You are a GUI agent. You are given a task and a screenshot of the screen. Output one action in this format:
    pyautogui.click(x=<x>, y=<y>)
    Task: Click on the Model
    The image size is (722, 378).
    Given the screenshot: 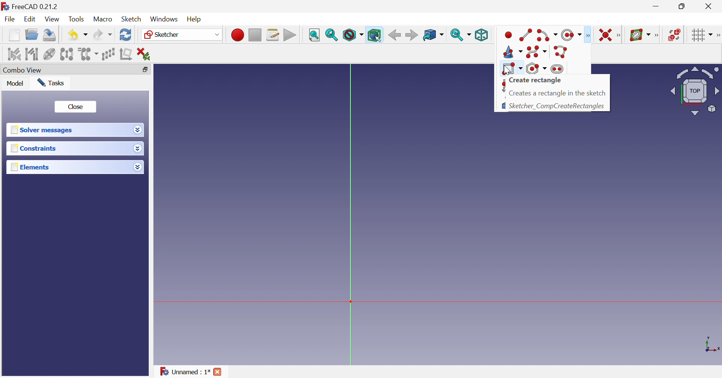 What is the action you would take?
    pyautogui.click(x=15, y=83)
    